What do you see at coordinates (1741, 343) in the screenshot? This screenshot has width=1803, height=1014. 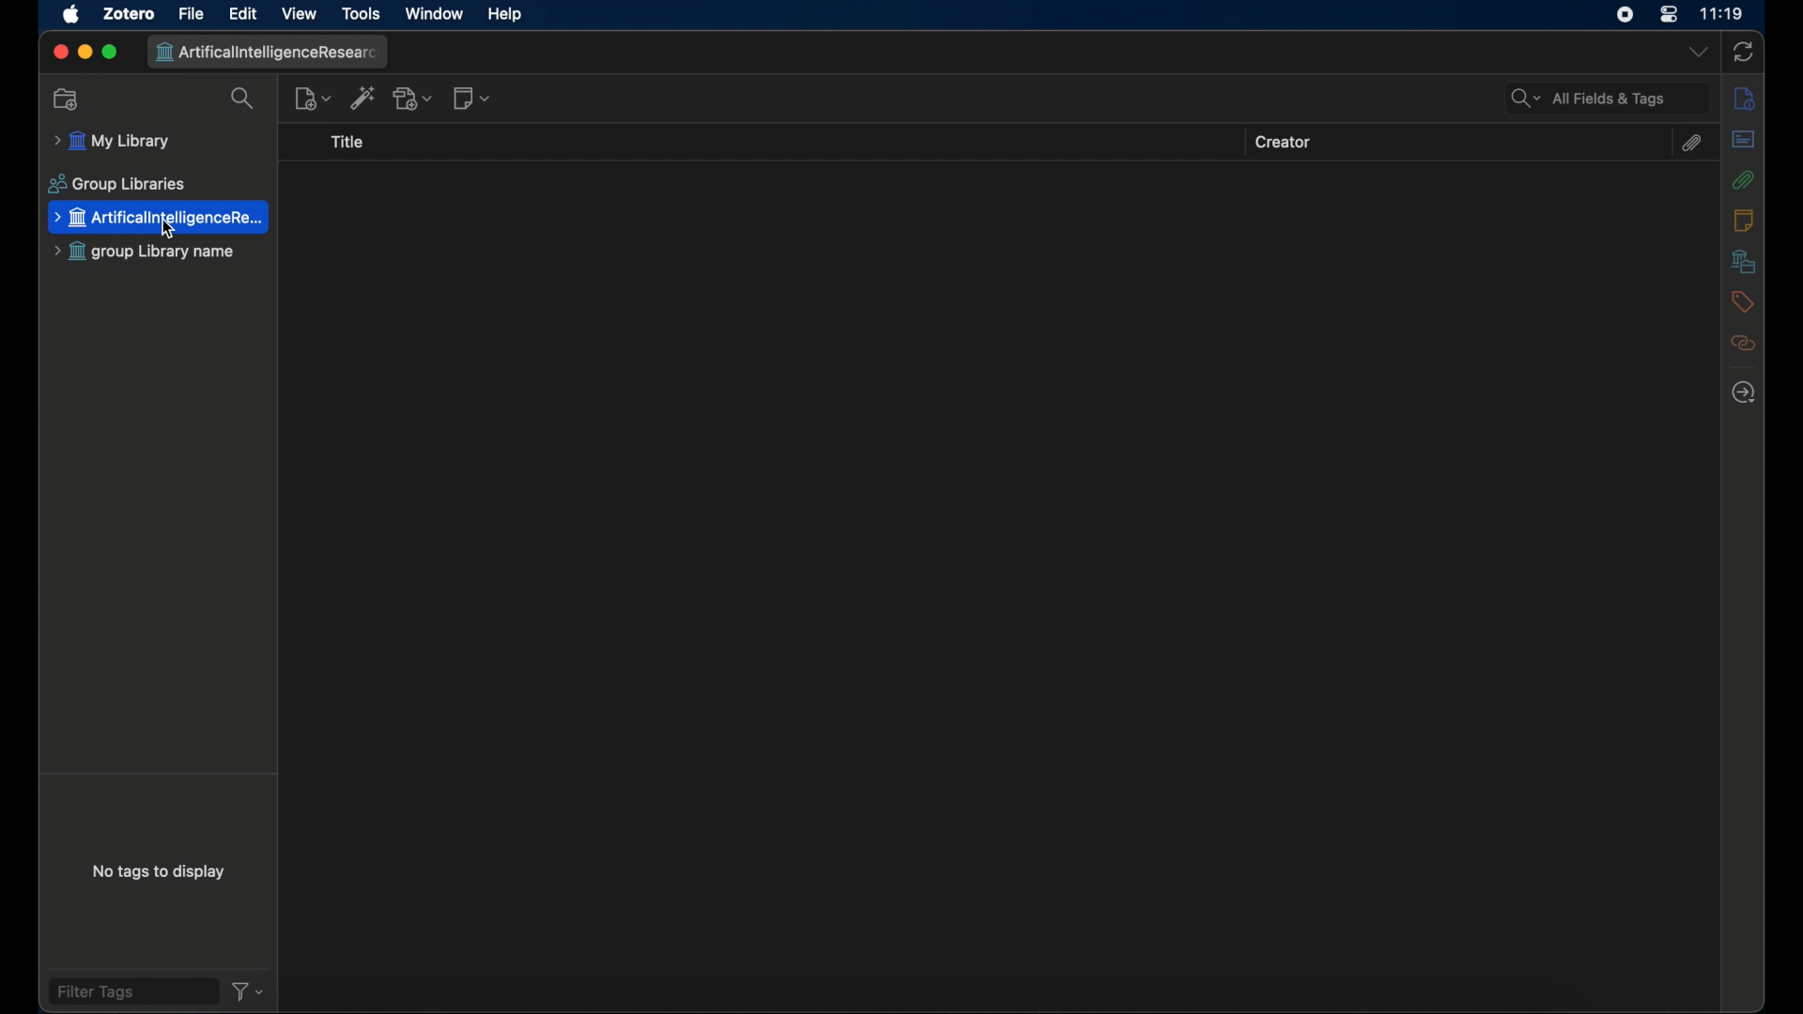 I see `related` at bounding box center [1741, 343].